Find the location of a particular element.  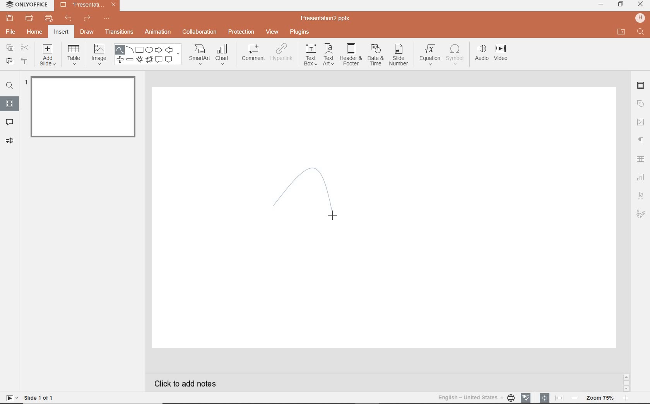

PLUGINS is located at coordinates (299, 32).